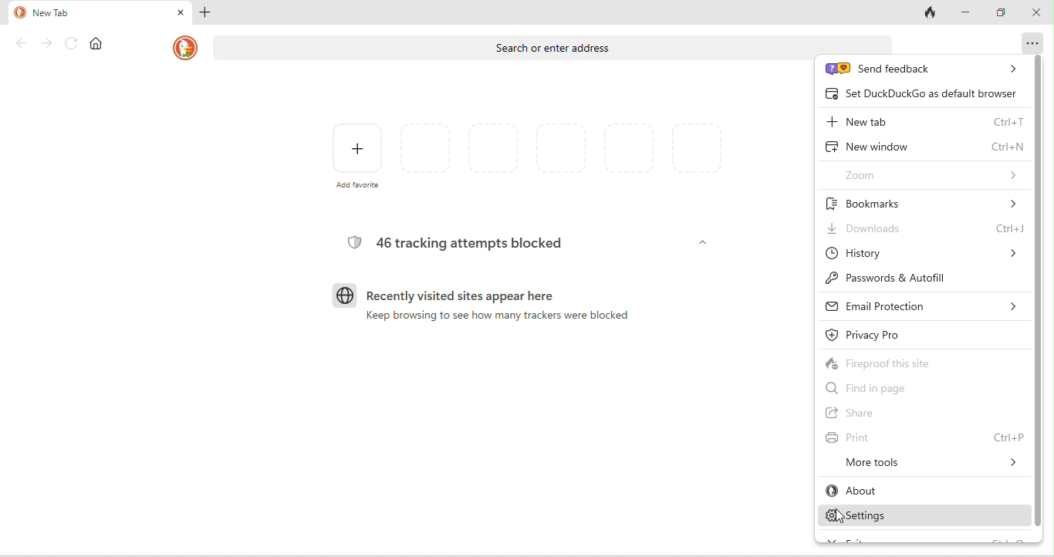 The width and height of the screenshot is (1054, 557). Describe the element at coordinates (900, 278) in the screenshot. I see `passwords & autofill` at that location.